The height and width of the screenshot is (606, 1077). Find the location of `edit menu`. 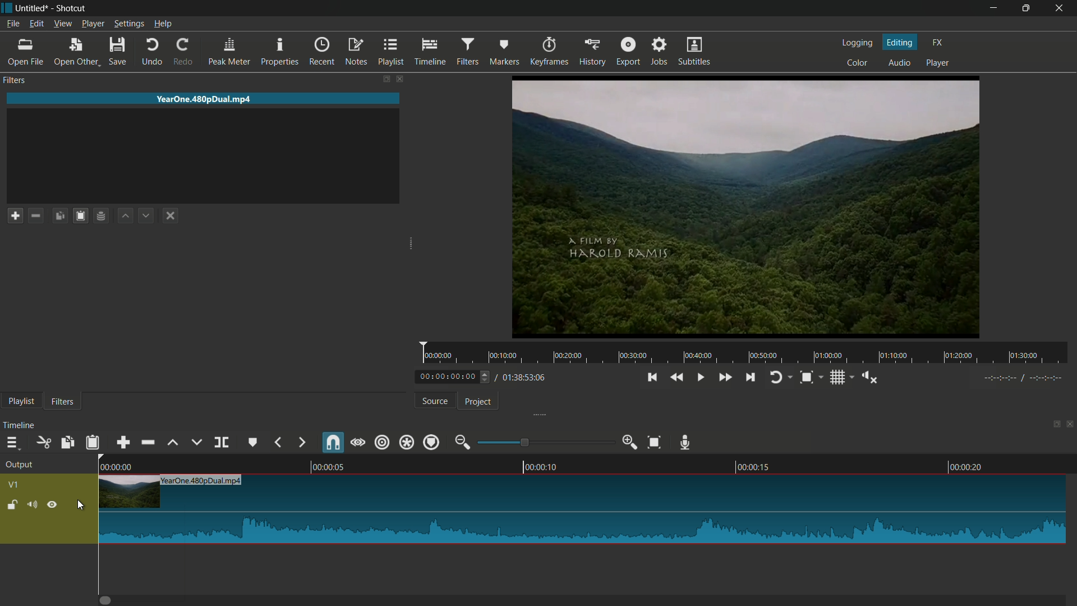

edit menu is located at coordinates (36, 24).